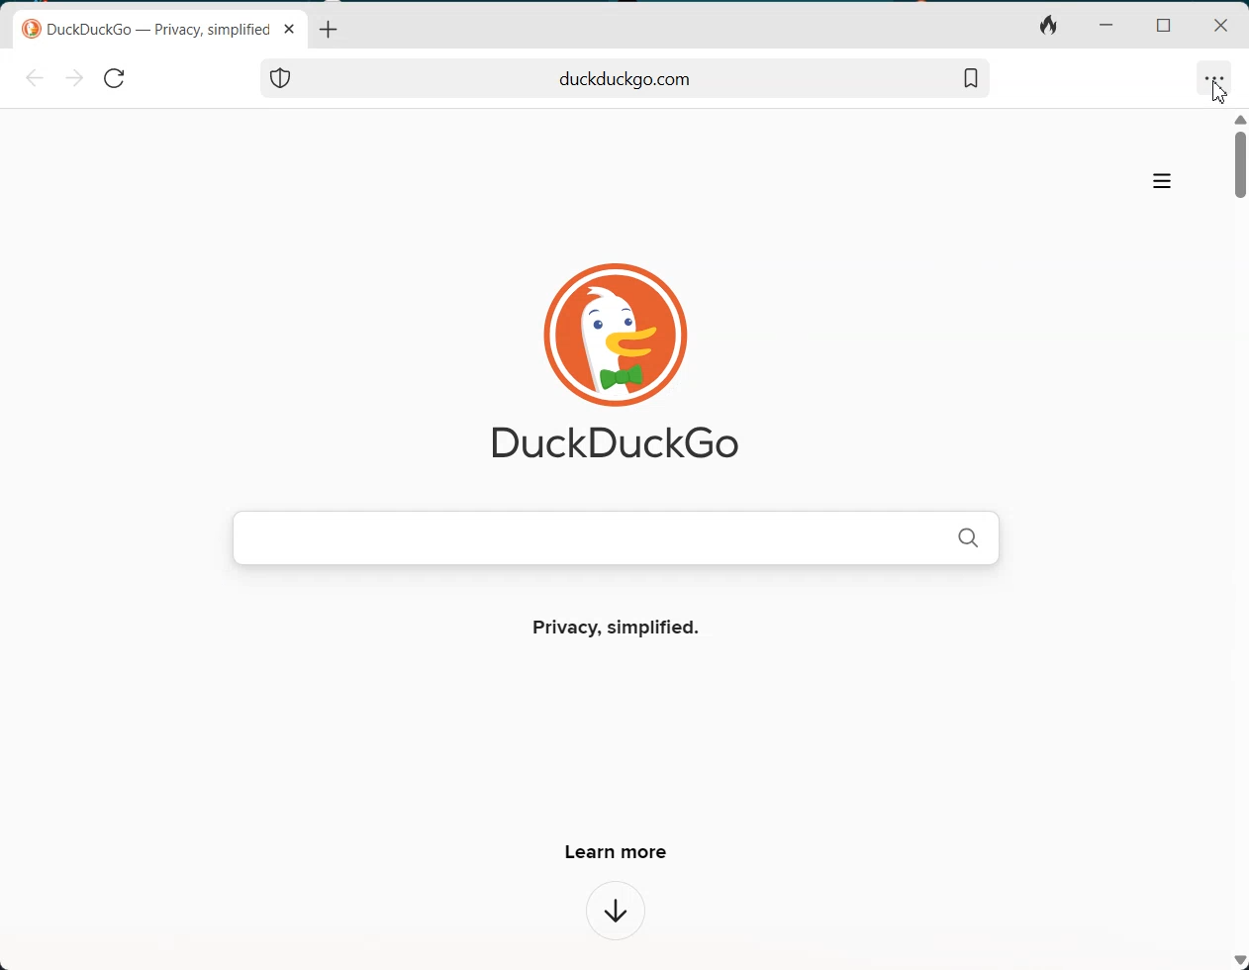 Image resolution: width=1249 pixels, height=970 pixels. Describe the element at coordinates (615, 536) in the screenshot. I see `Search Bar` at that location.